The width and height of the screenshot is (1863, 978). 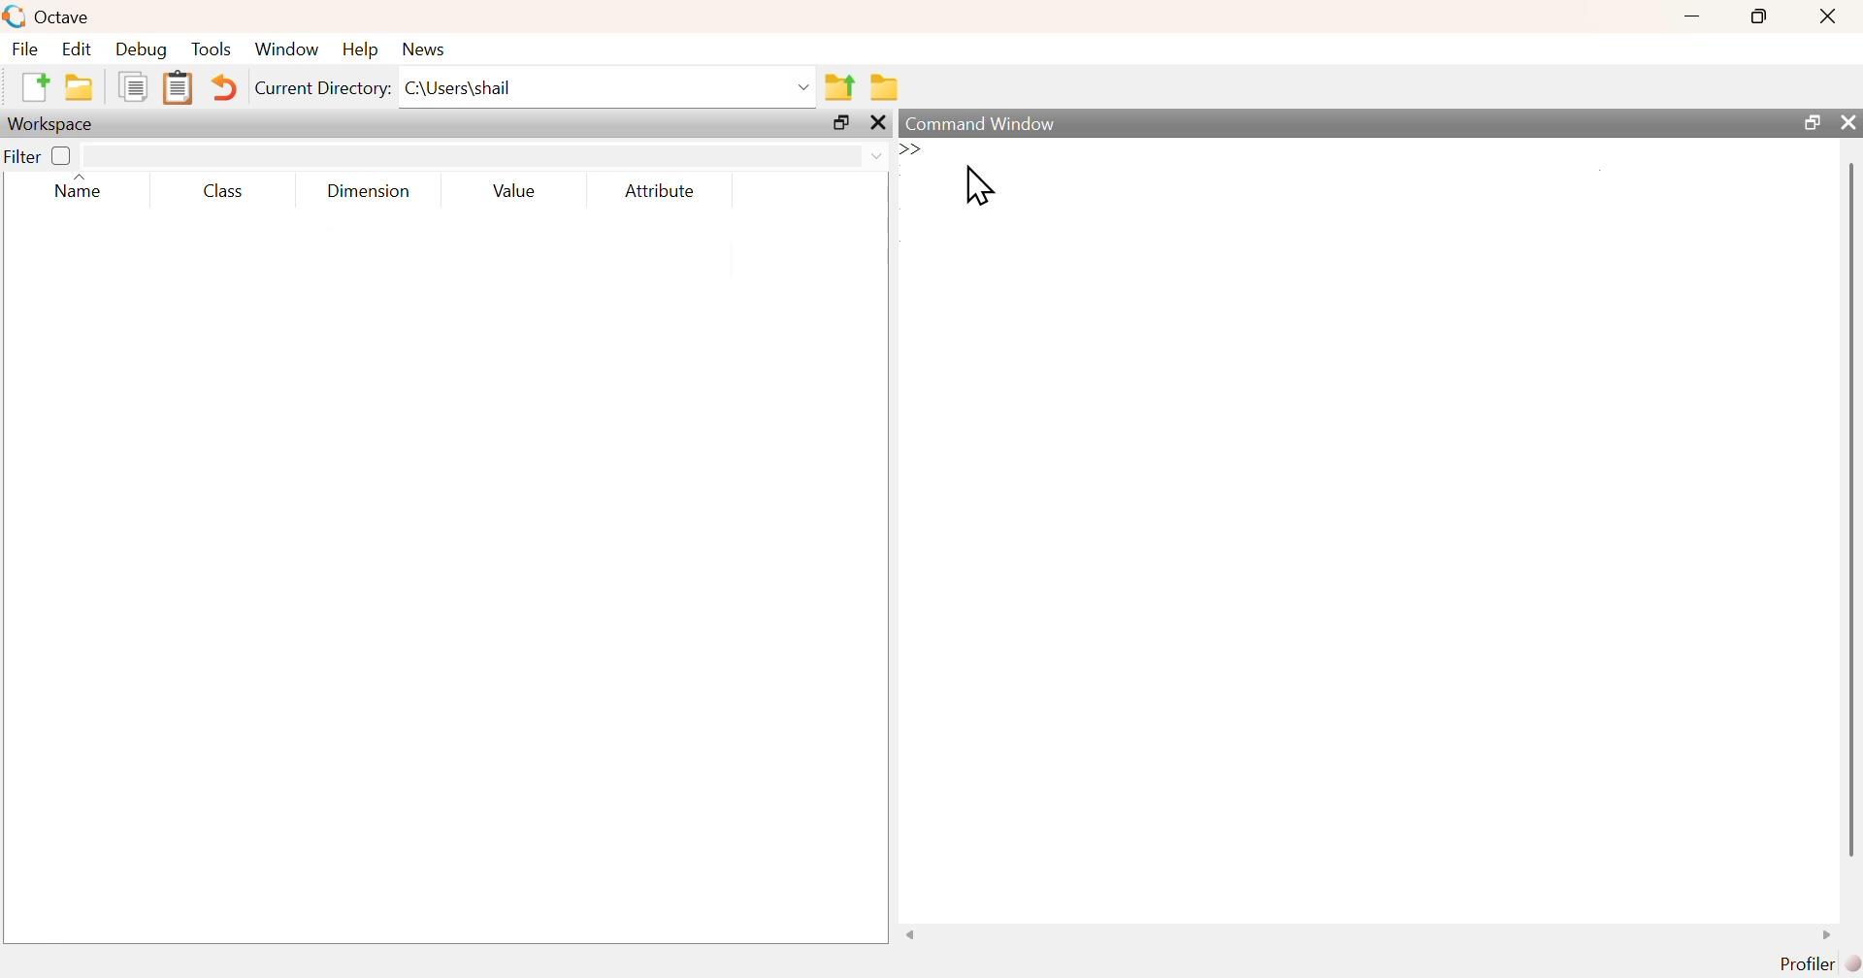 I want to click on Dimension, so click(x=363, y=191).